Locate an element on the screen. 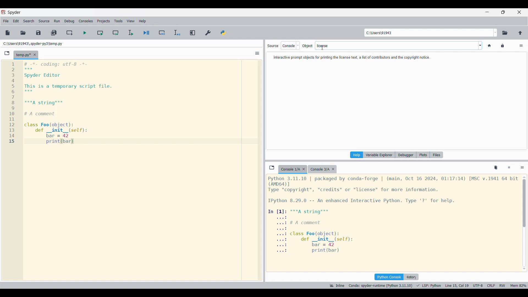 This screenshot has width=528, height=297. Debug selection/current line is located at coordinates (177, 33).